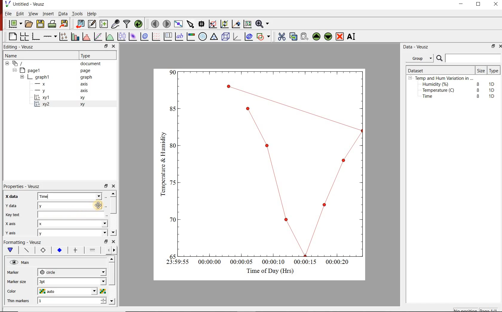 The width and height of the screenshot is (502, 312). What do you see at coordinates (85, 91) in the screenshot?
I see `axis` at bounding box center [85, 91].